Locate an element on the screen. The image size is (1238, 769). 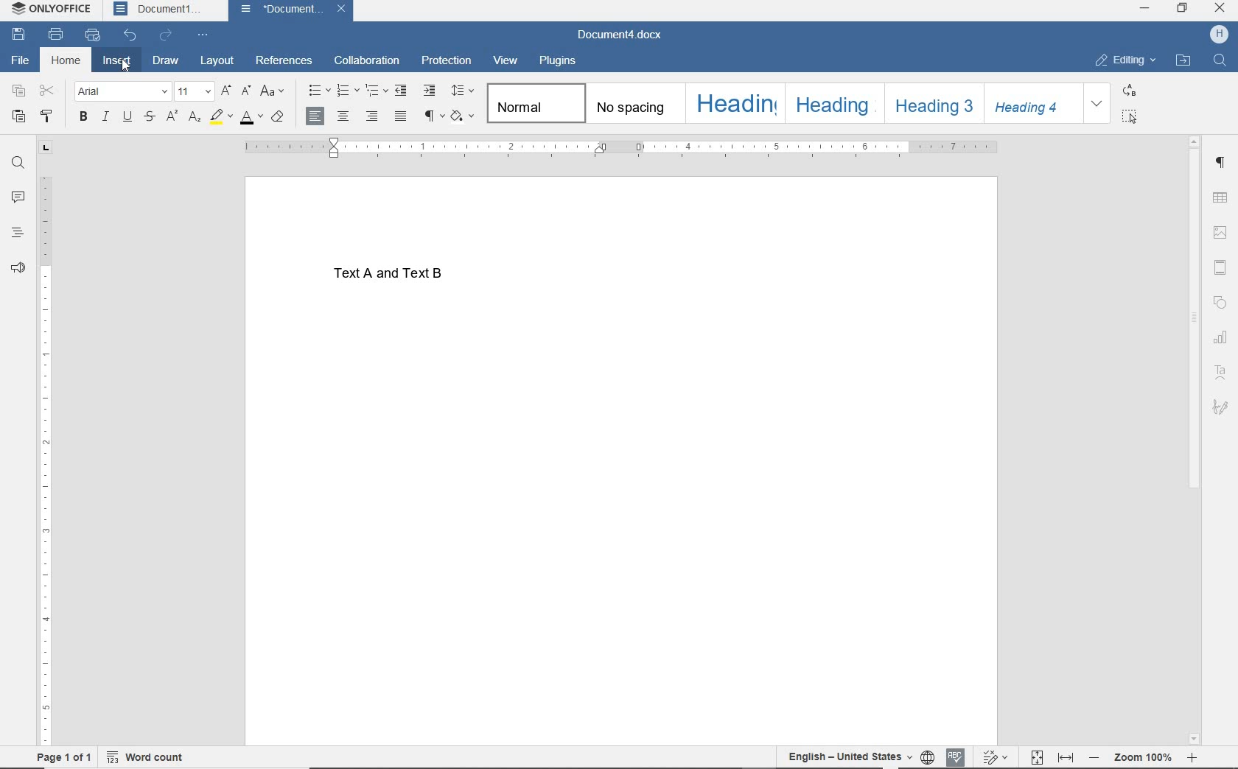
FIT TO PAGE is located at coordinates (1037, 756).